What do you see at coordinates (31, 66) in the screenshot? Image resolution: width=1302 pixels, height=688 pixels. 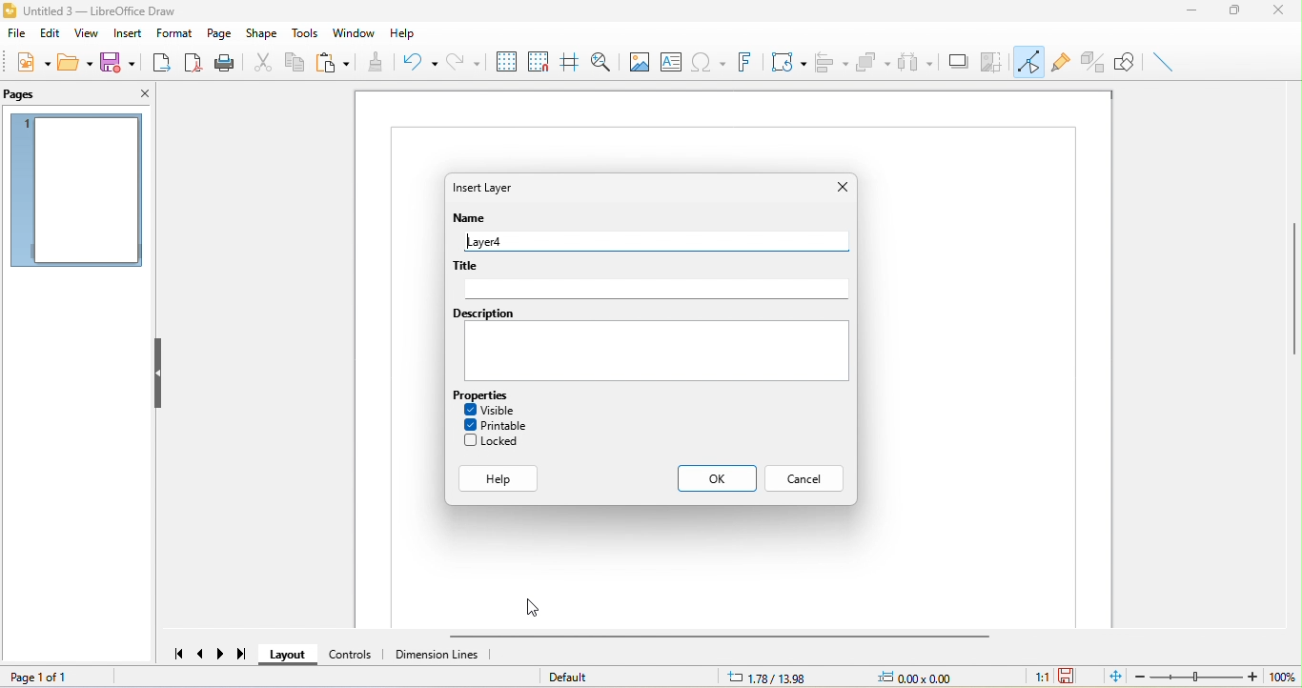 I see `new` at bounding box center [31, 66].